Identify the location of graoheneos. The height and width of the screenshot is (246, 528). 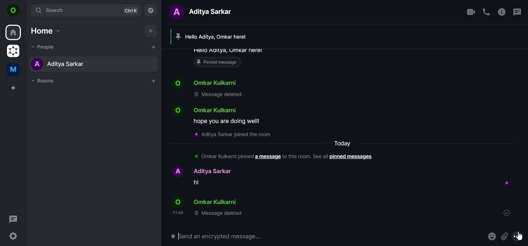
(13, 52).